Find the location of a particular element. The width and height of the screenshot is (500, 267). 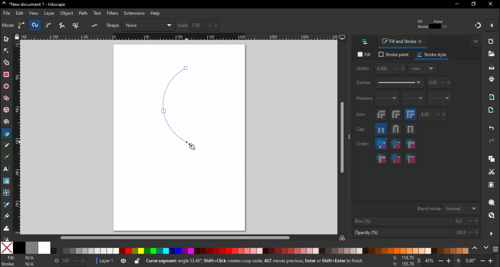

import is located at coordinates (493, 99).